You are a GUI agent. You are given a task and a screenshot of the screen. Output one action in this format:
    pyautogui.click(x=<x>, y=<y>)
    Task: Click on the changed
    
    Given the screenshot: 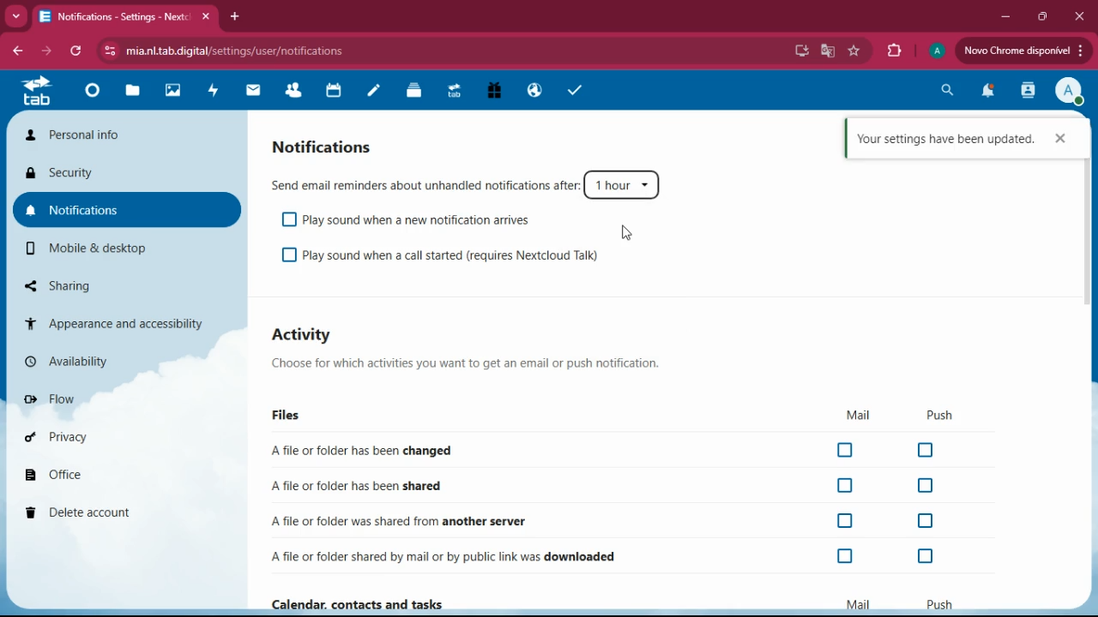 What is the action you would take?
    pyautogui.click(x=376, y=450)
    